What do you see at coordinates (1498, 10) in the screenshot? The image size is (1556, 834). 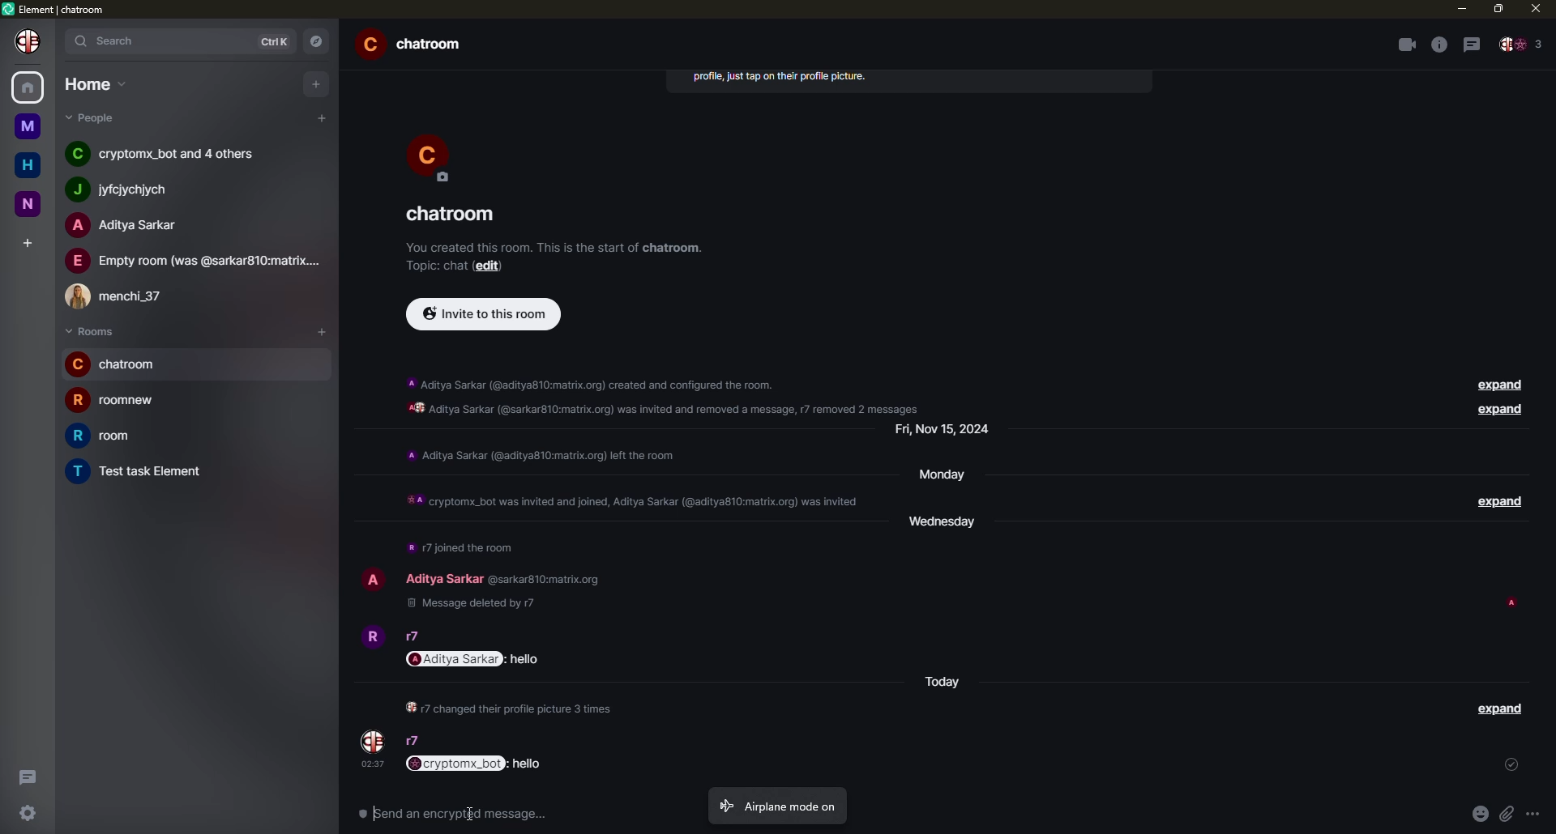 I see `max` at bounding box center [1498, 10].